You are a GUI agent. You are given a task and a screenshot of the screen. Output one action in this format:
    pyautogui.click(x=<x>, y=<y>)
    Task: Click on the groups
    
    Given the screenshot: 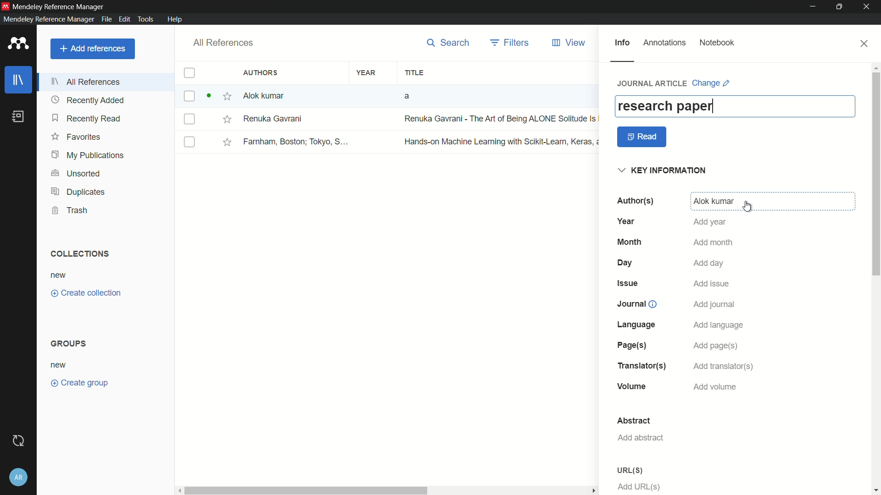 What is the action you would take?
    pyautogui.click(x=70, y=343)
    